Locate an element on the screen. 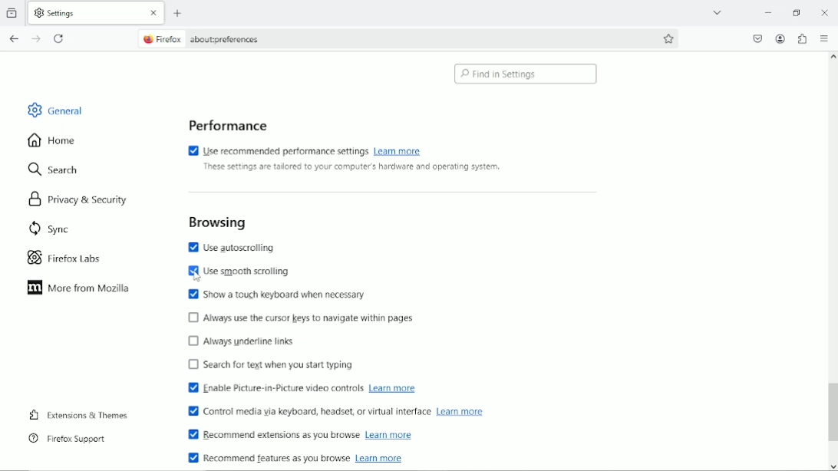 This screenshot has width=838, height=471. Close is located at coordinates (825, 12).